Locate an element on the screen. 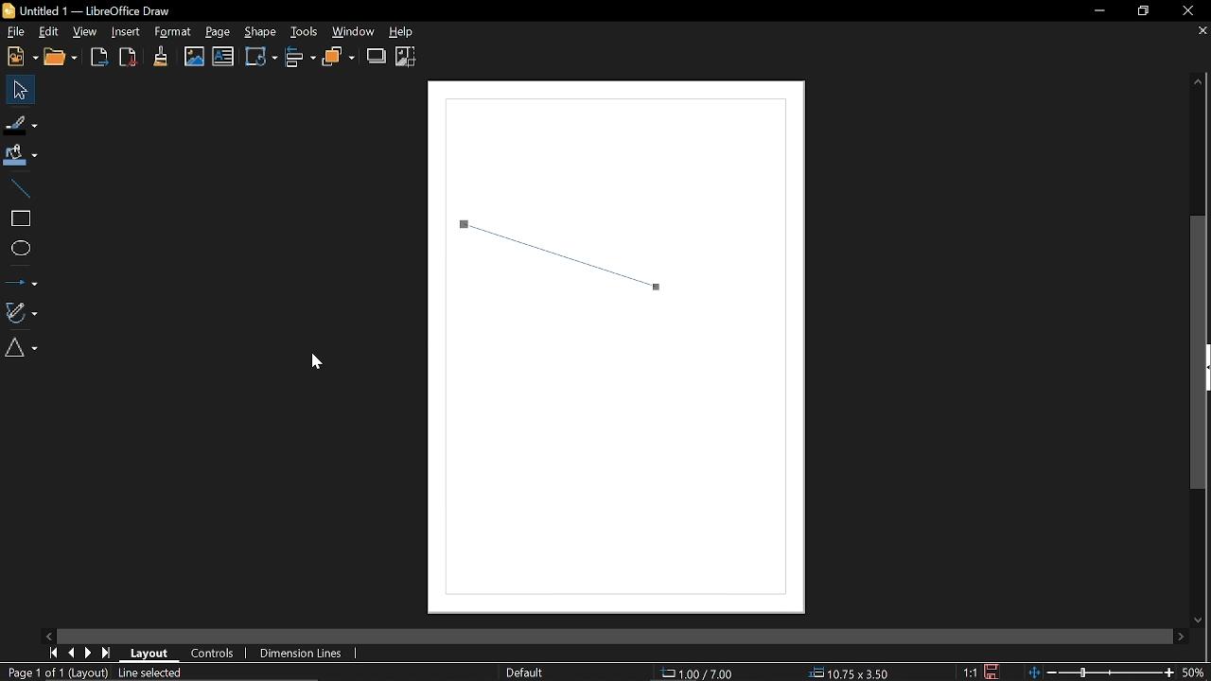 The width and height of the screenshot is (1211, 681). Layout is located at coordinates (153, 653).